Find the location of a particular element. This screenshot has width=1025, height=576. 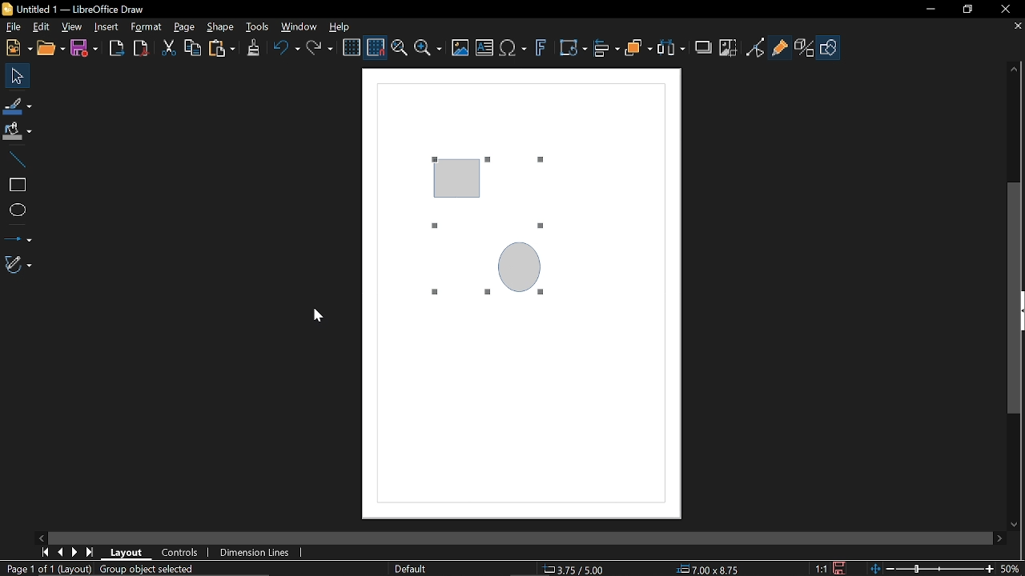

View is located at coordinates (71, 27).